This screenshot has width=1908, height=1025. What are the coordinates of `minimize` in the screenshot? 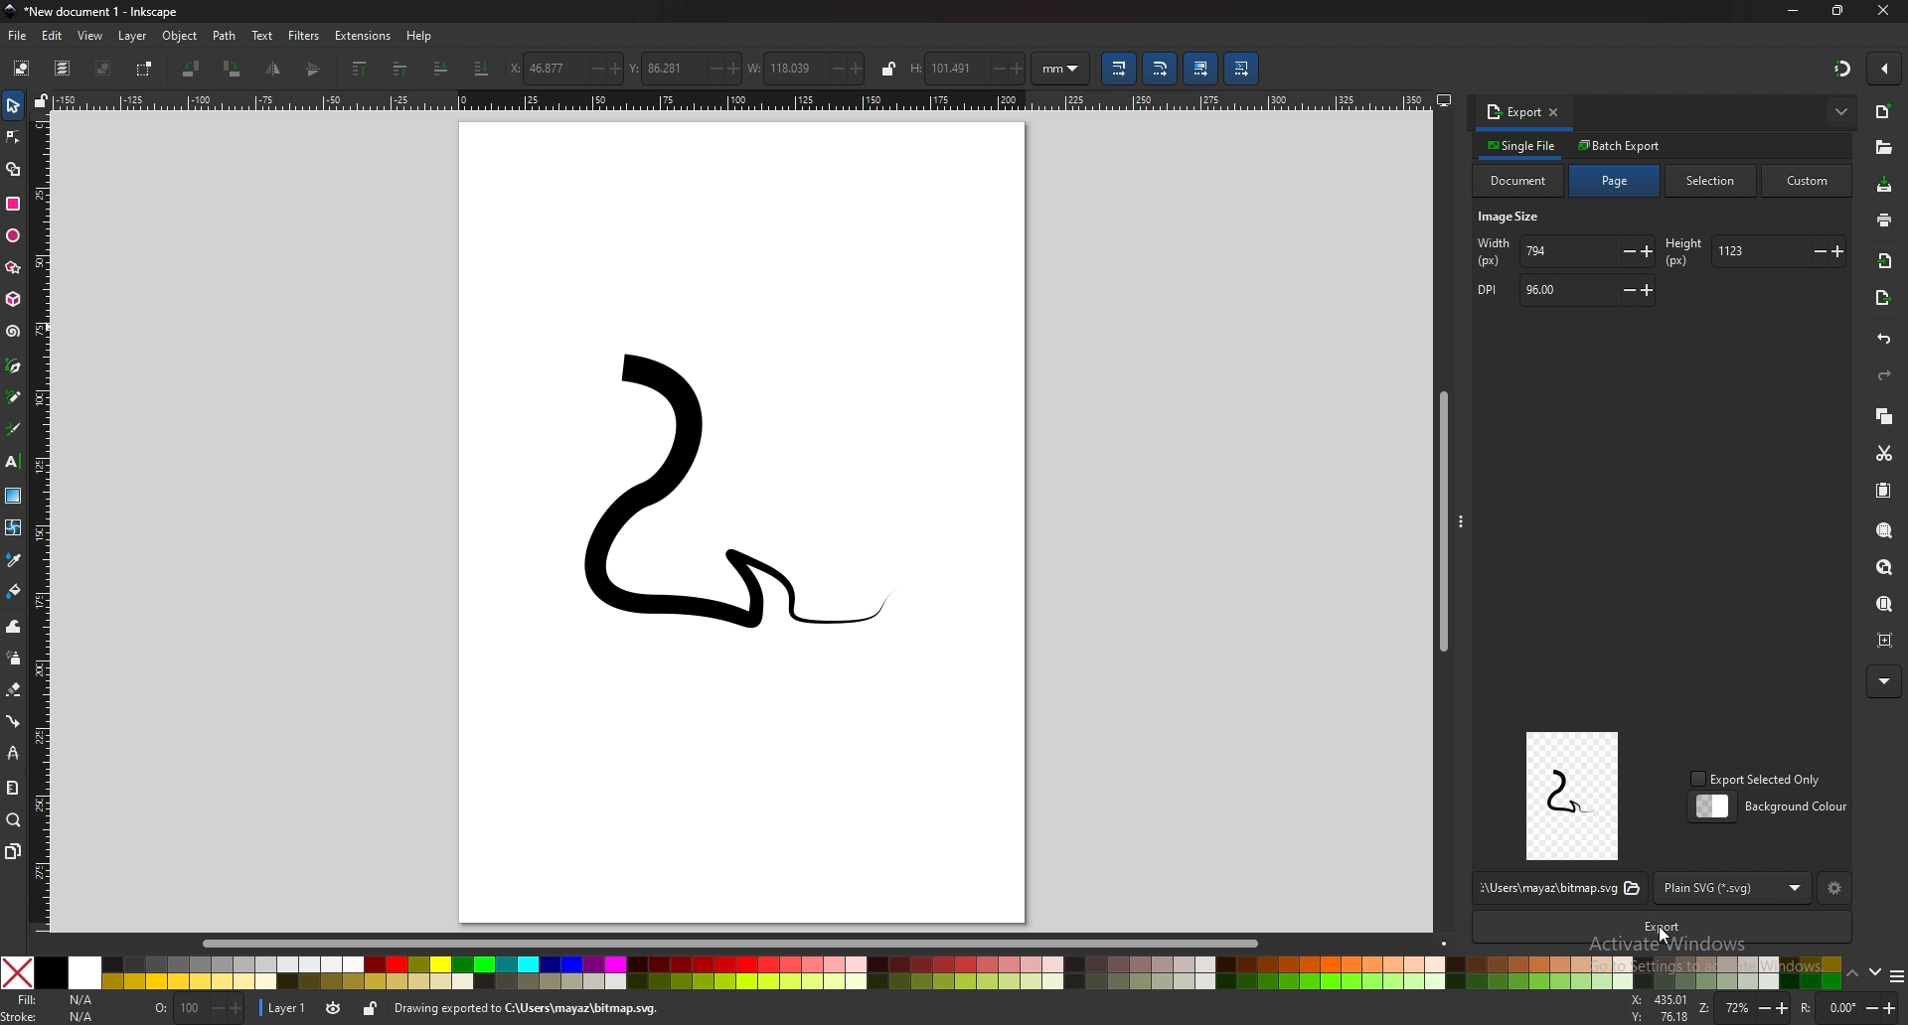 It's located at (1791, 12).